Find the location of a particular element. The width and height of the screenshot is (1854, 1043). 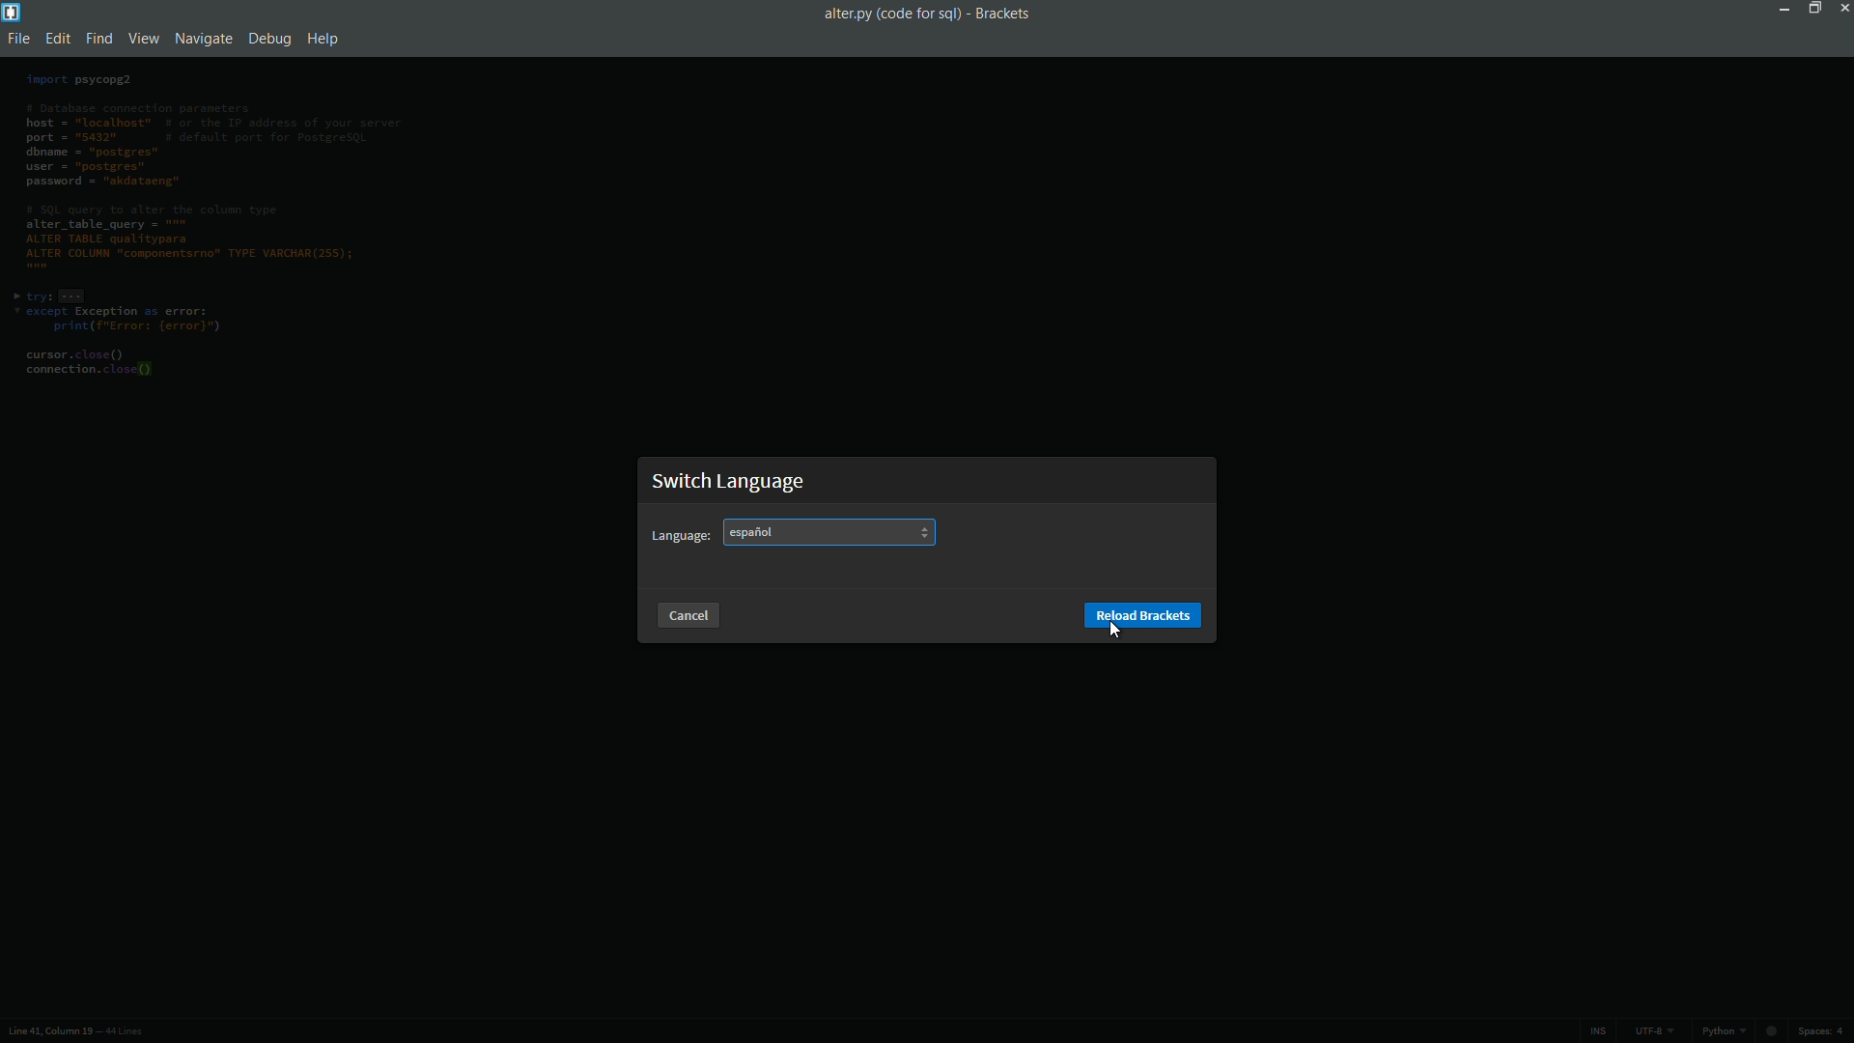

file namez is located at coordinates (893, 14).